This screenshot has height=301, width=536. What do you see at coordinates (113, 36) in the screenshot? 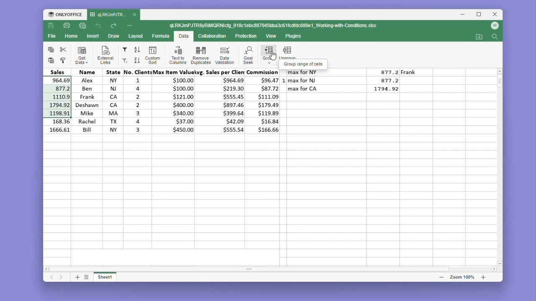
I see `Draw` at bounding box center [113, 36].